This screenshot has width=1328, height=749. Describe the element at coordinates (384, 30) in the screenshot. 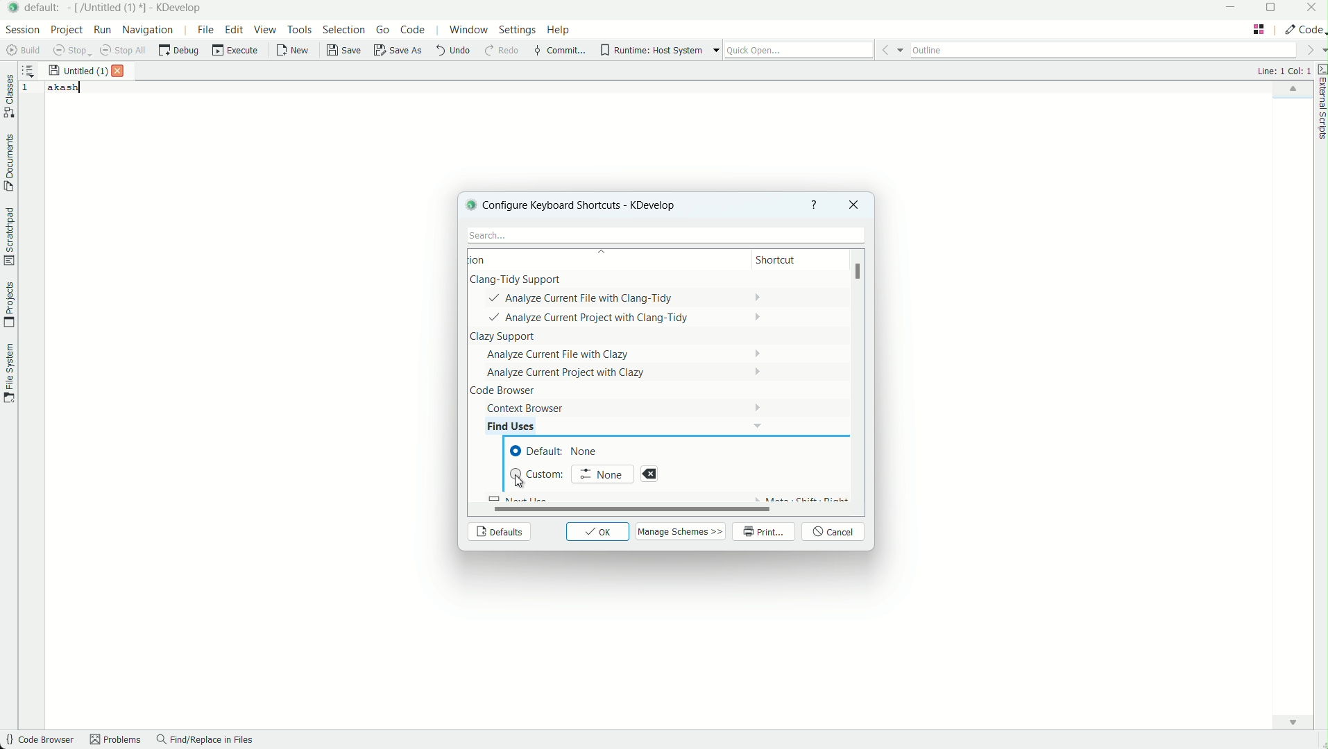

I see `go menu` at that location.